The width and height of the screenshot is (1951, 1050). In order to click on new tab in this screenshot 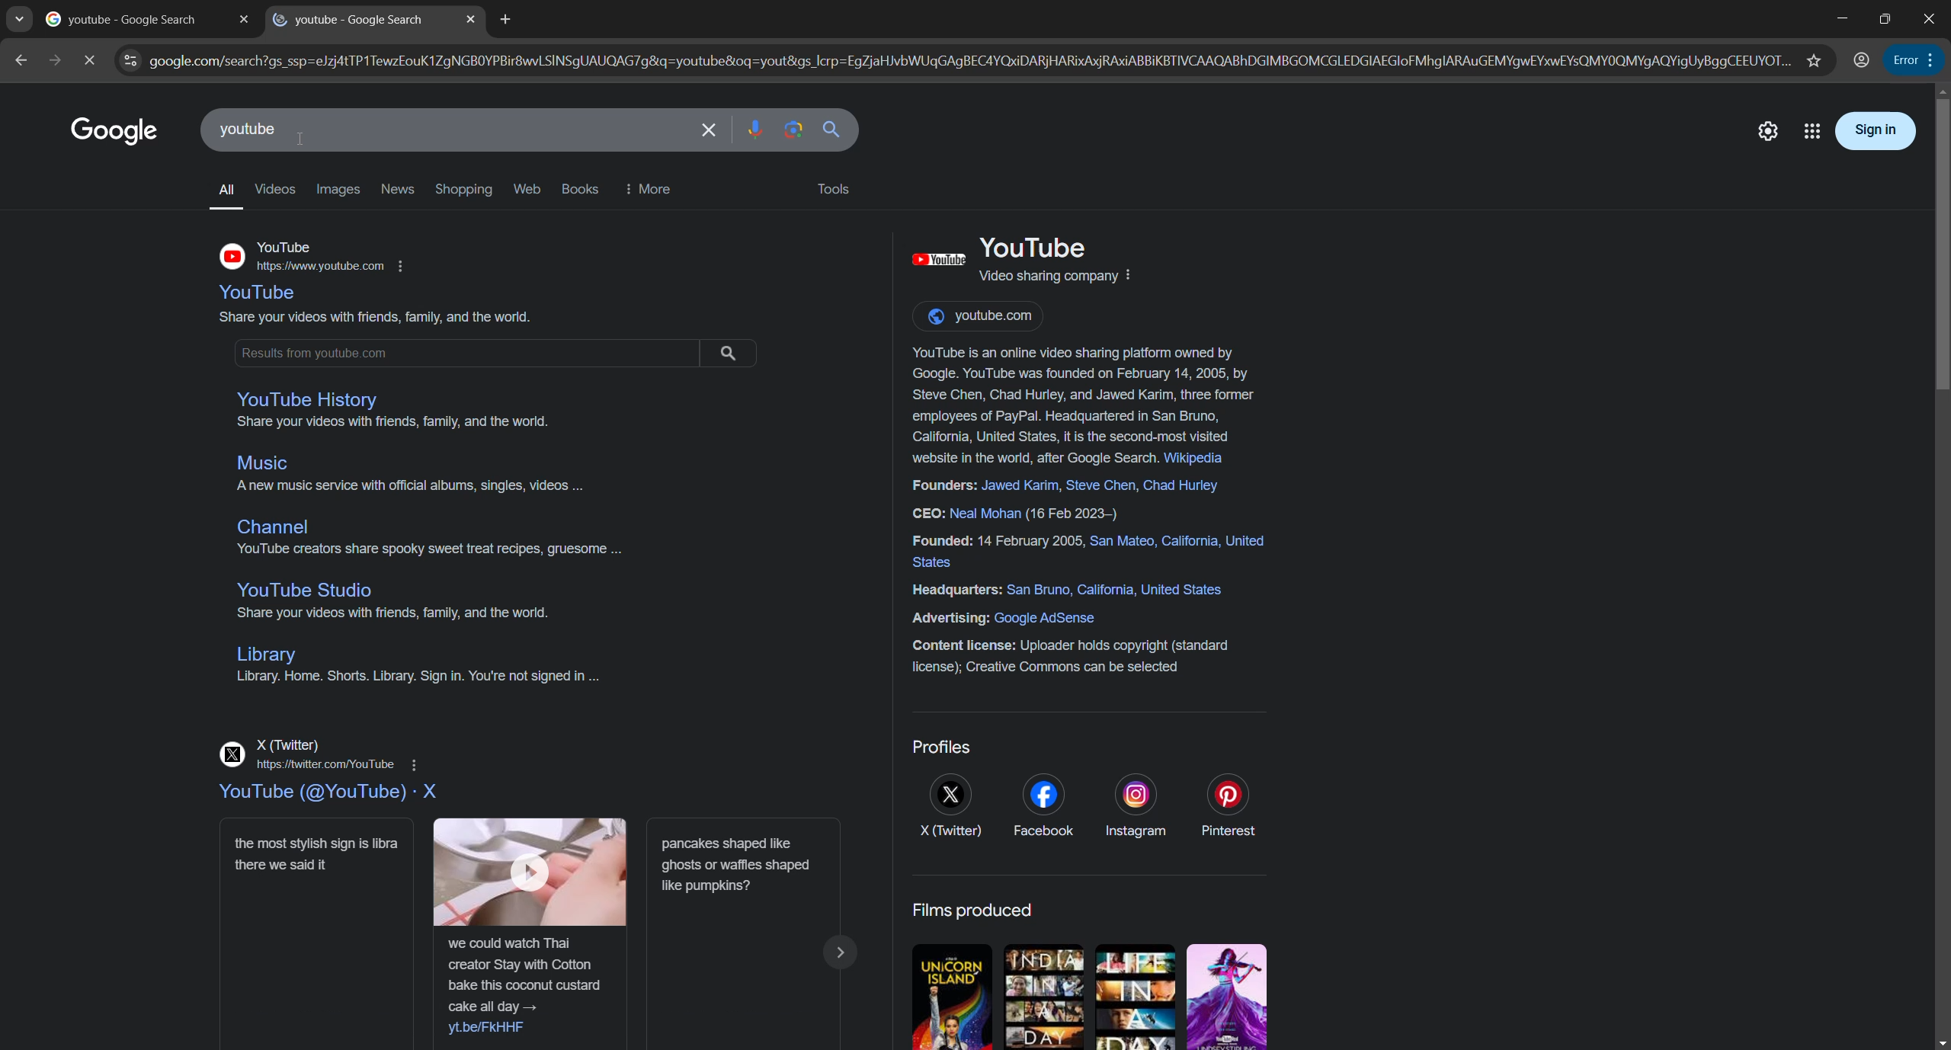, I will do `click(508, 20)`.